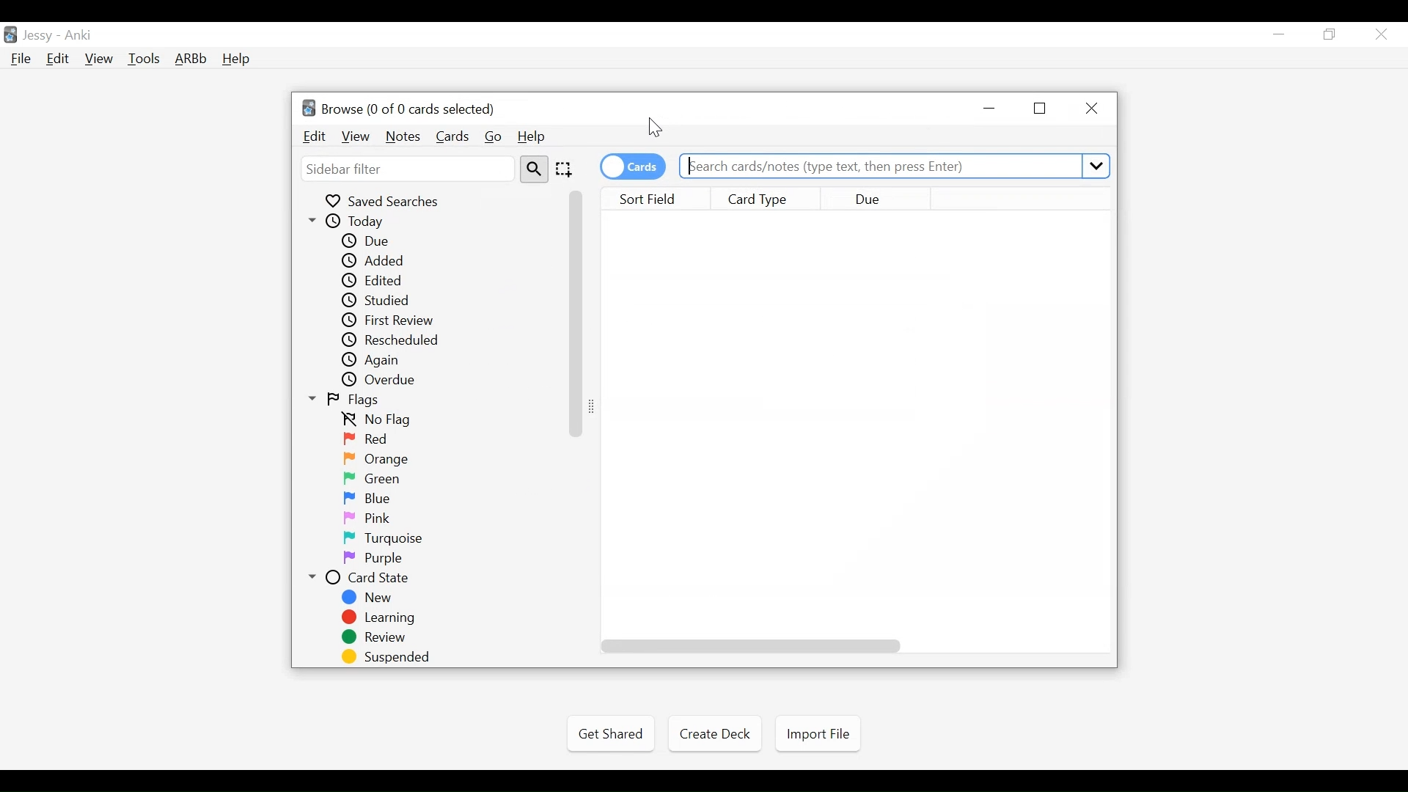 Image resolution: width=1408 pixels, height=792 pixels. I want to click on Card State, so click(370, 579).